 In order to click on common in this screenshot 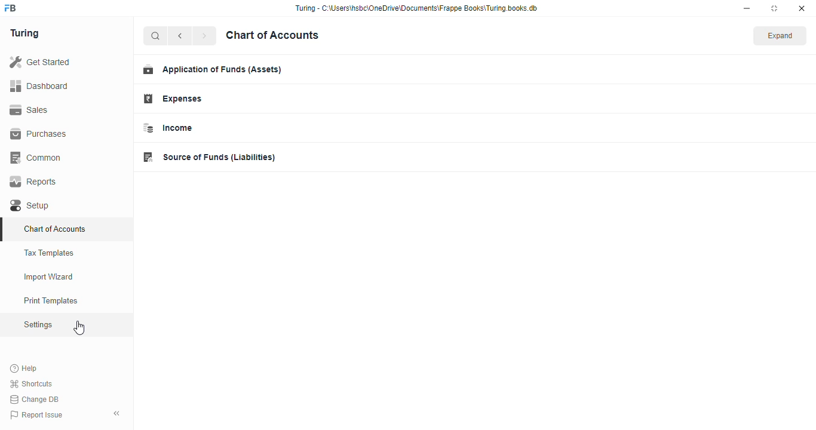, I will do `click(37, 158)`.